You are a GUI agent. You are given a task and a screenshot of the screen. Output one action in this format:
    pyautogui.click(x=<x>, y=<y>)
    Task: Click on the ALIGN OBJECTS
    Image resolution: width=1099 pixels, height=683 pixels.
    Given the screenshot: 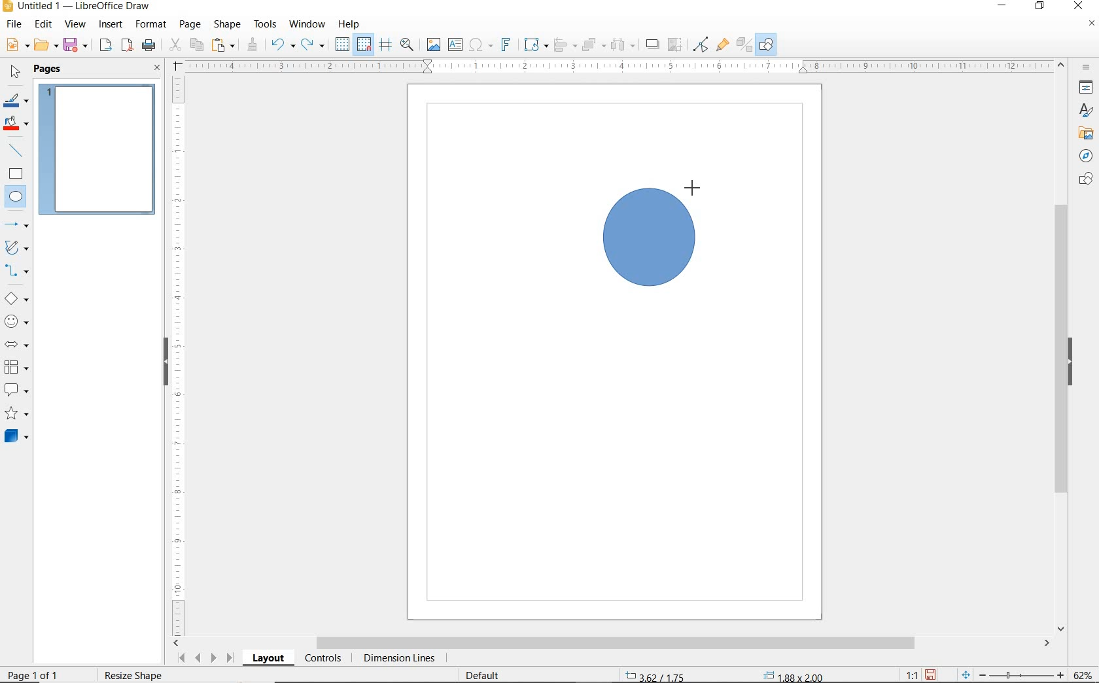 What is the action you would take?
    pyautogui.click(x=564, y=46)
    